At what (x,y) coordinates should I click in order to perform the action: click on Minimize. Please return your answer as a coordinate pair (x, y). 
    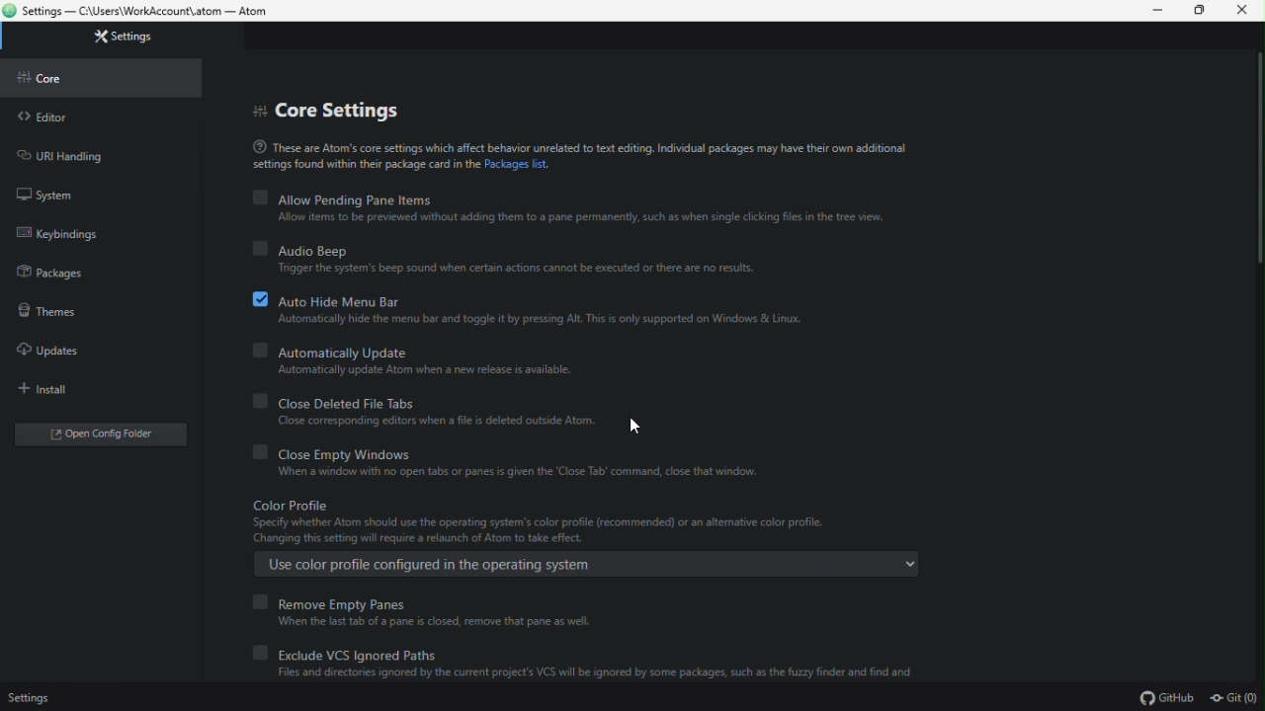
    Looking at the image, I should click on (1159, 11).